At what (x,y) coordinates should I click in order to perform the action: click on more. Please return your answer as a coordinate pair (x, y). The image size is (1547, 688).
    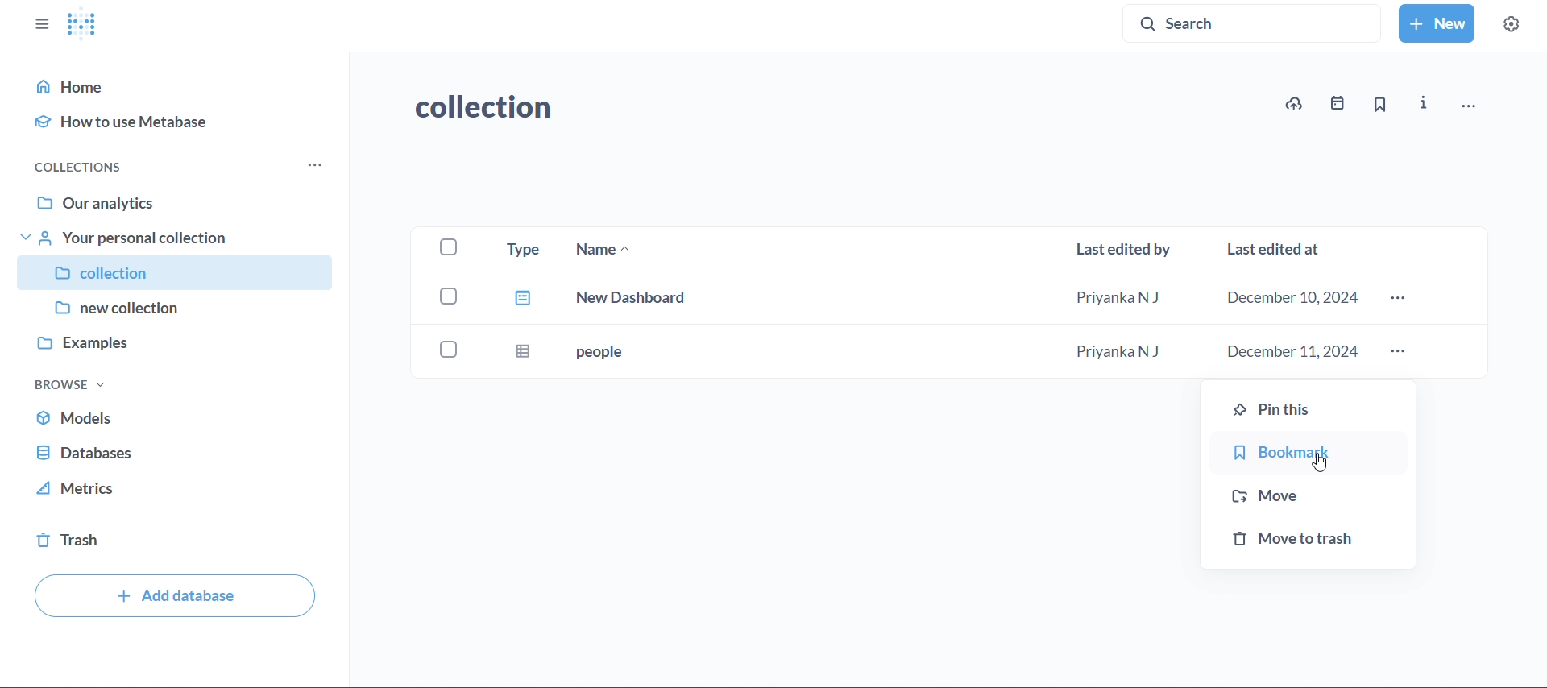
    Looking at the image, I should click on (313, 167).